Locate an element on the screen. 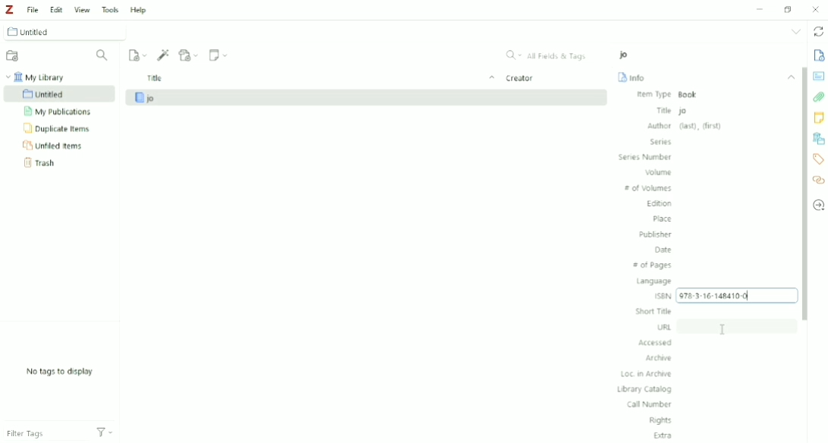 Image resolution: width=828 pixels, height=443 pixels. Place is located at coordinates (662, 218).